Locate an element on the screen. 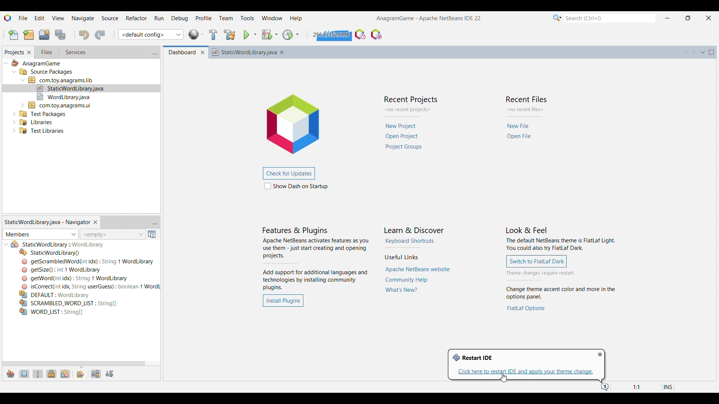 Image resolution: width=719 pixels, height=404 pixels. Close interface is located at coordinates (709, 18).